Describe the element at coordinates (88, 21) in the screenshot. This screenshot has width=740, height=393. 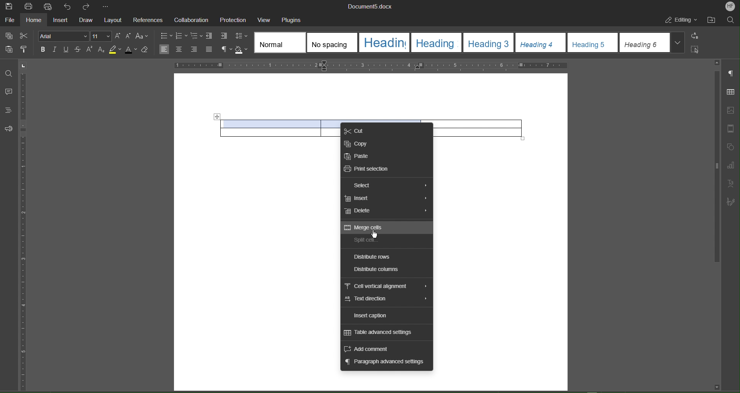
I see `Draw` at that location.